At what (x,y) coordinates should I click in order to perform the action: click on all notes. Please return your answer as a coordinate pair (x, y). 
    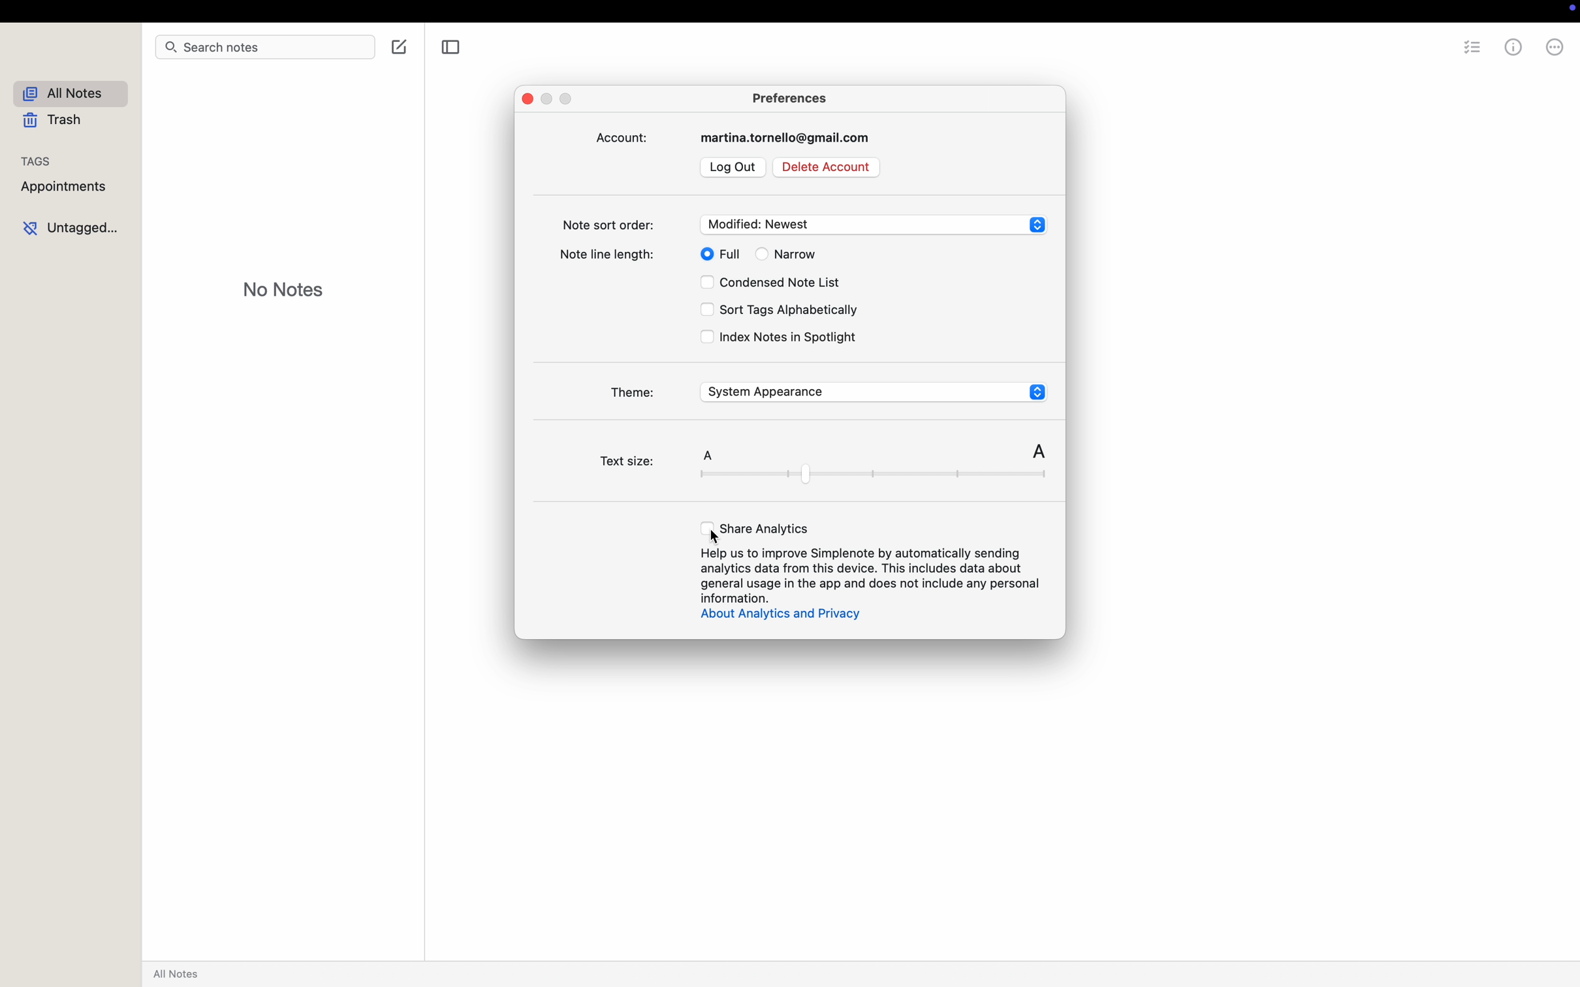
    Looking at the image, I should click on (69, 93).